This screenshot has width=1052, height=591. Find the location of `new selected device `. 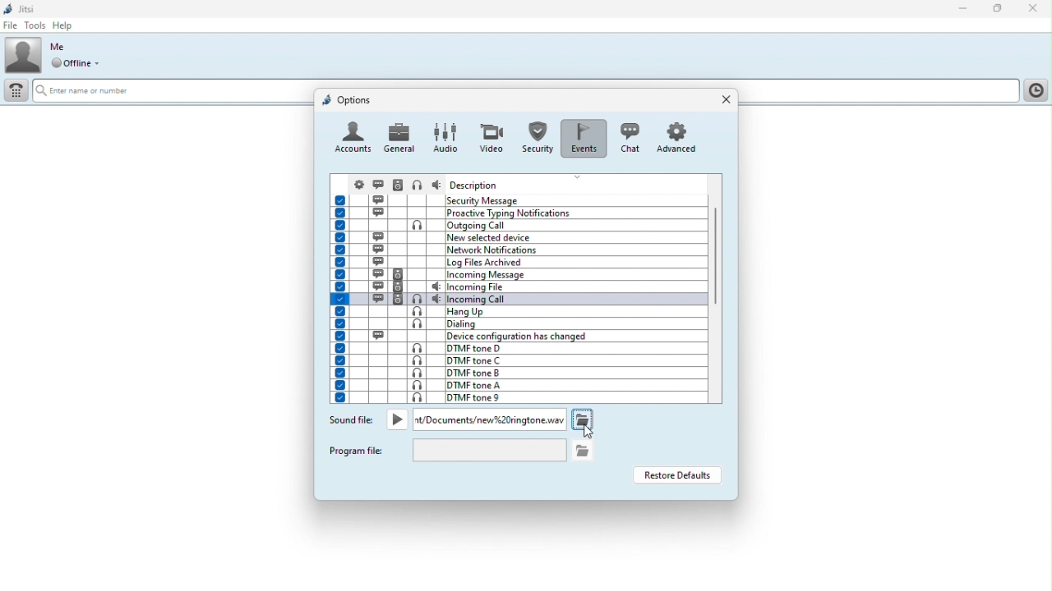

new selected device  is located at coordinates (518, 237).